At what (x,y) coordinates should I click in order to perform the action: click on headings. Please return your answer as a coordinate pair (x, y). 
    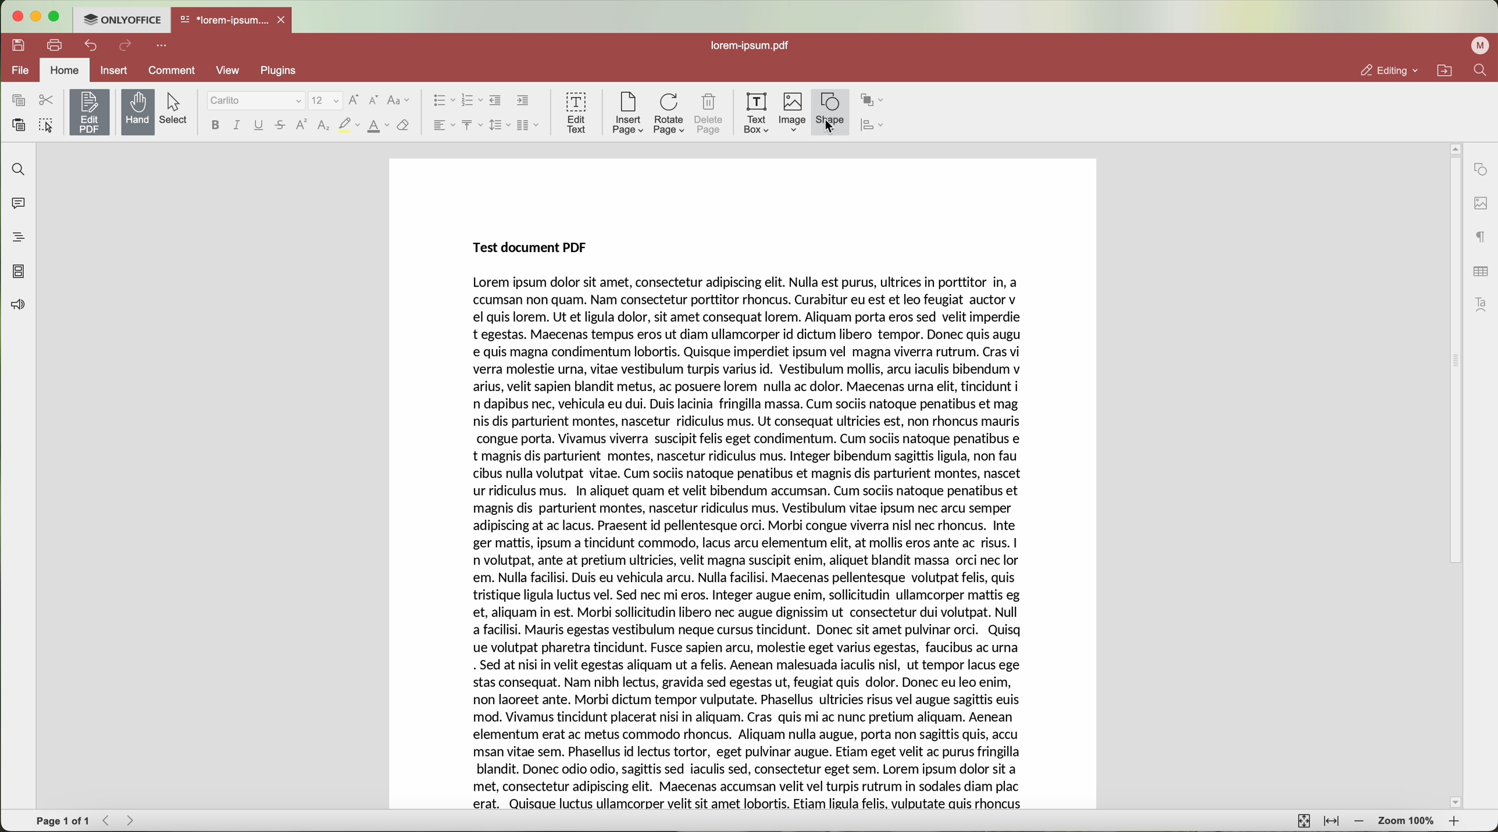
    Looking at the image, I should click on (17, 238).